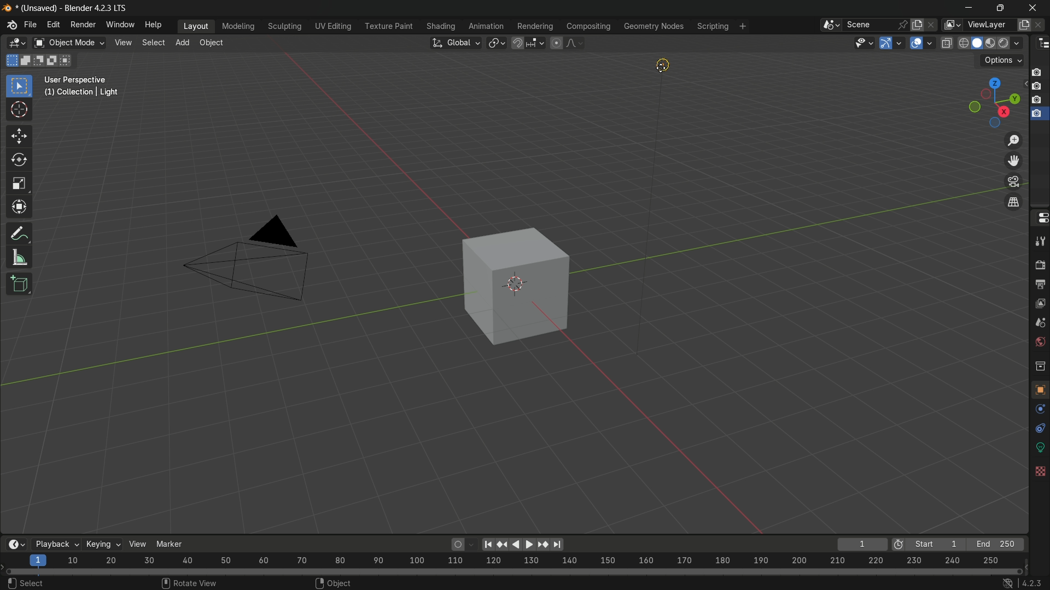 This screenshot has width=1050, height=590. I want to click on solid, so click(977, 44).